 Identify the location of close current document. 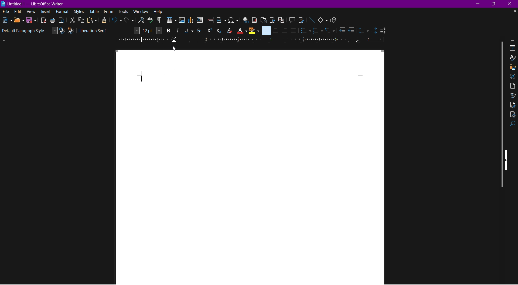
(514, 11).